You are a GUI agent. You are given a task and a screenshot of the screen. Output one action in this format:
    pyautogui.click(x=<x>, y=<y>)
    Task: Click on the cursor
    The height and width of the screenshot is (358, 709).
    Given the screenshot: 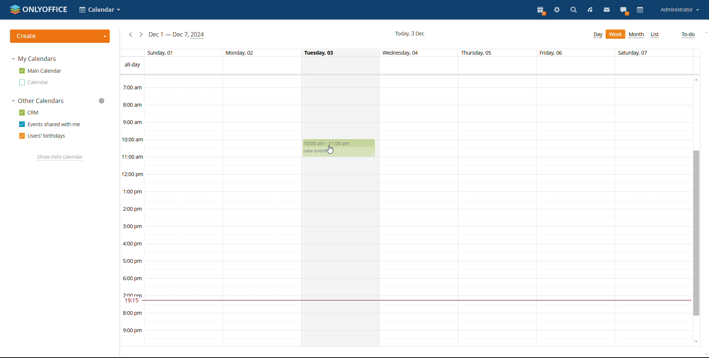 What is the action you would take?
    pyautogui.click(x=331, y=149)
    